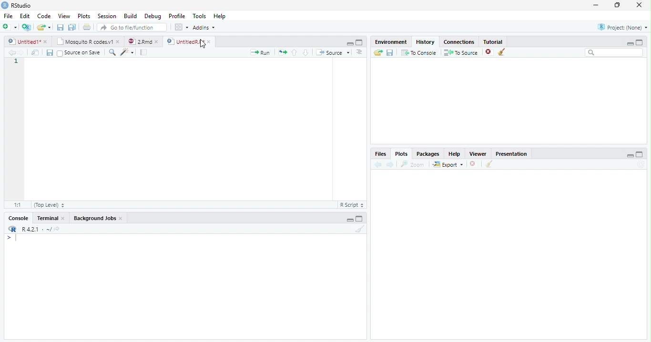 This screenshot has width=651, height=342. Describe the element at coordinates (88, 41) in the screenshot. I see `Mosquito R codes` at that location.